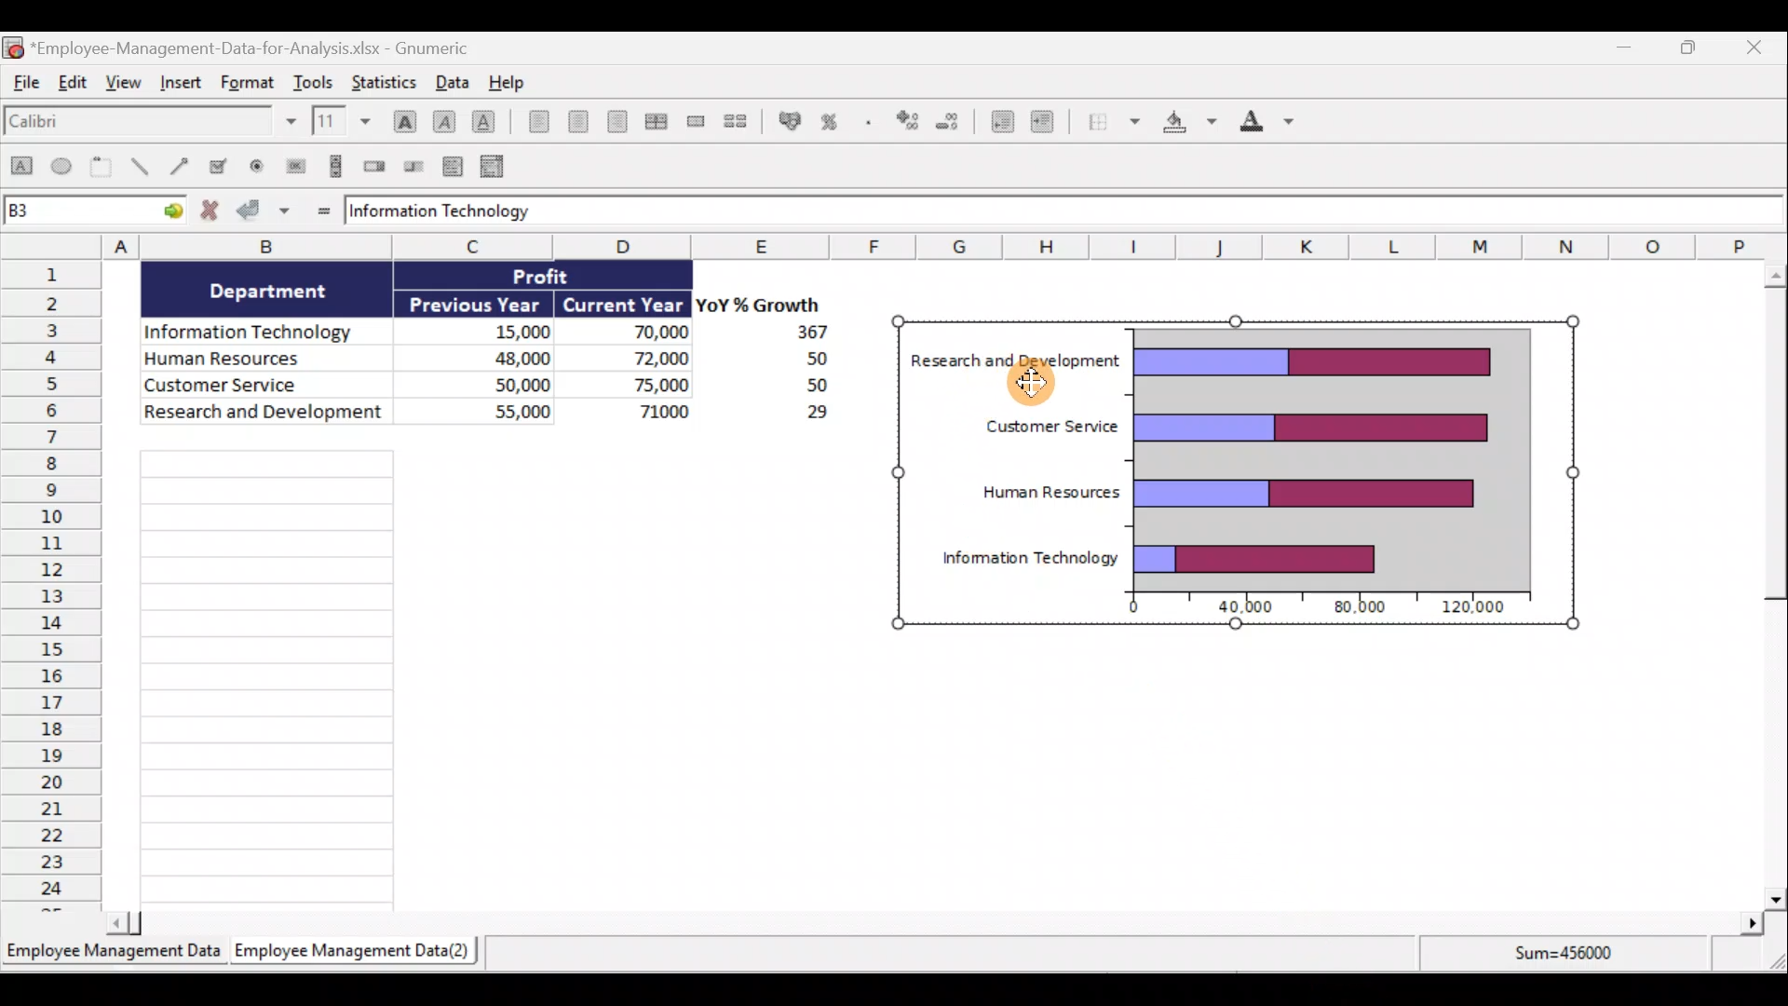 This screenshot has height=1006, width=1788. I want to click on Scroll bar, so click(938, 926).